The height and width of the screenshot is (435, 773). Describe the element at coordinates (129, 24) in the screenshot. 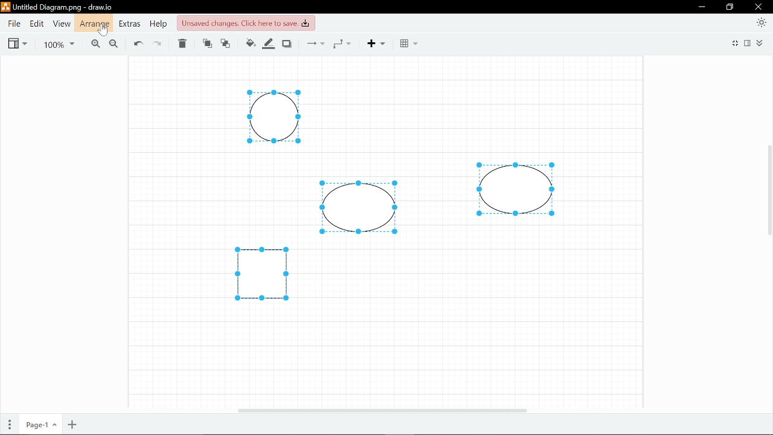

I see `Extras` at that location.